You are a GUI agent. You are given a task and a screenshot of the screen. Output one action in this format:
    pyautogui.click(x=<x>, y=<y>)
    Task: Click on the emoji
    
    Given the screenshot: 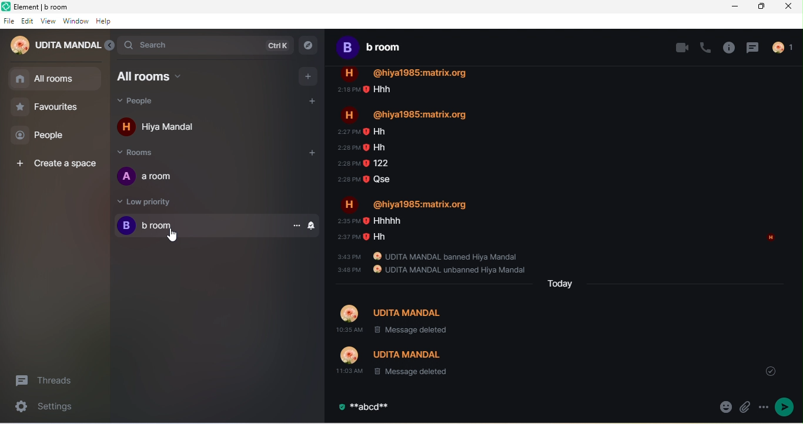 What is the action you would take?
    pyautogui.click(x=724, y=409)
    